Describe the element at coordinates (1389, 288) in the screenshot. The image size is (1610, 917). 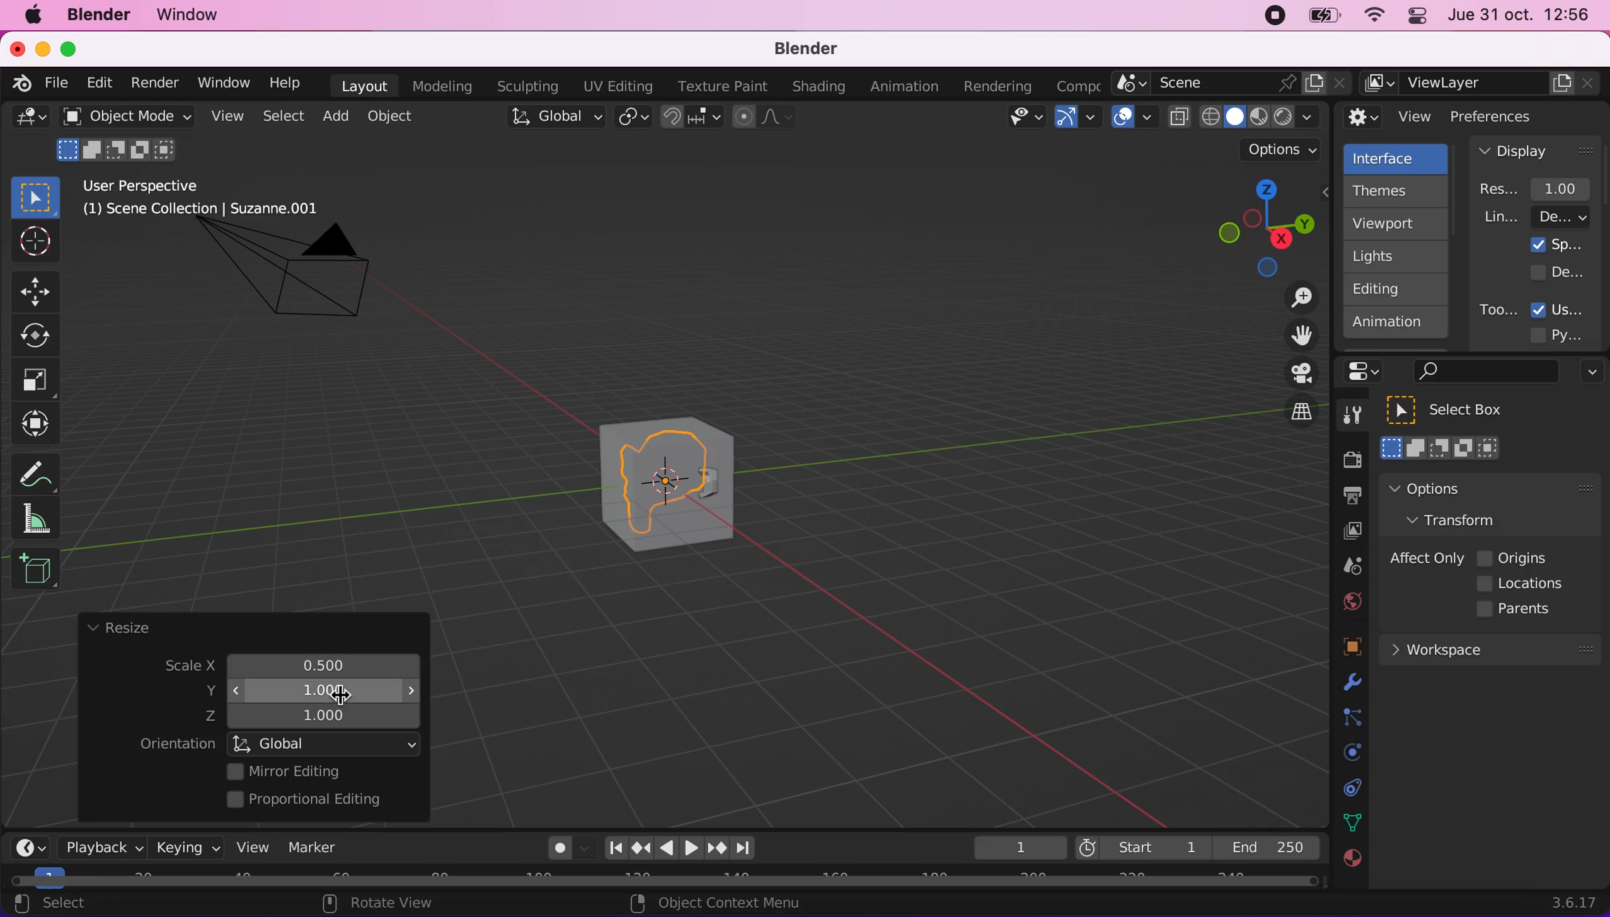
I see `editing` at that location.